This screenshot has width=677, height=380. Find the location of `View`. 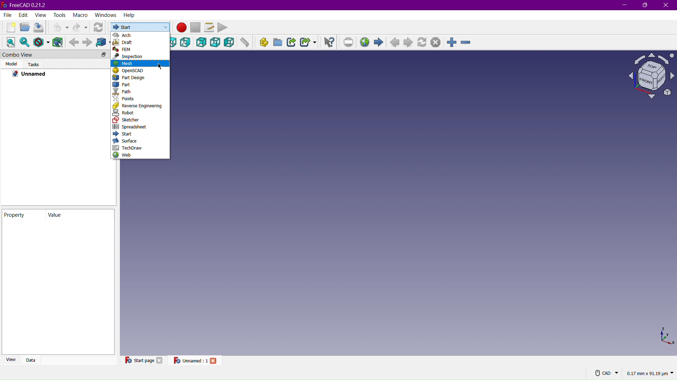

View is located at coordinates (11, 359).